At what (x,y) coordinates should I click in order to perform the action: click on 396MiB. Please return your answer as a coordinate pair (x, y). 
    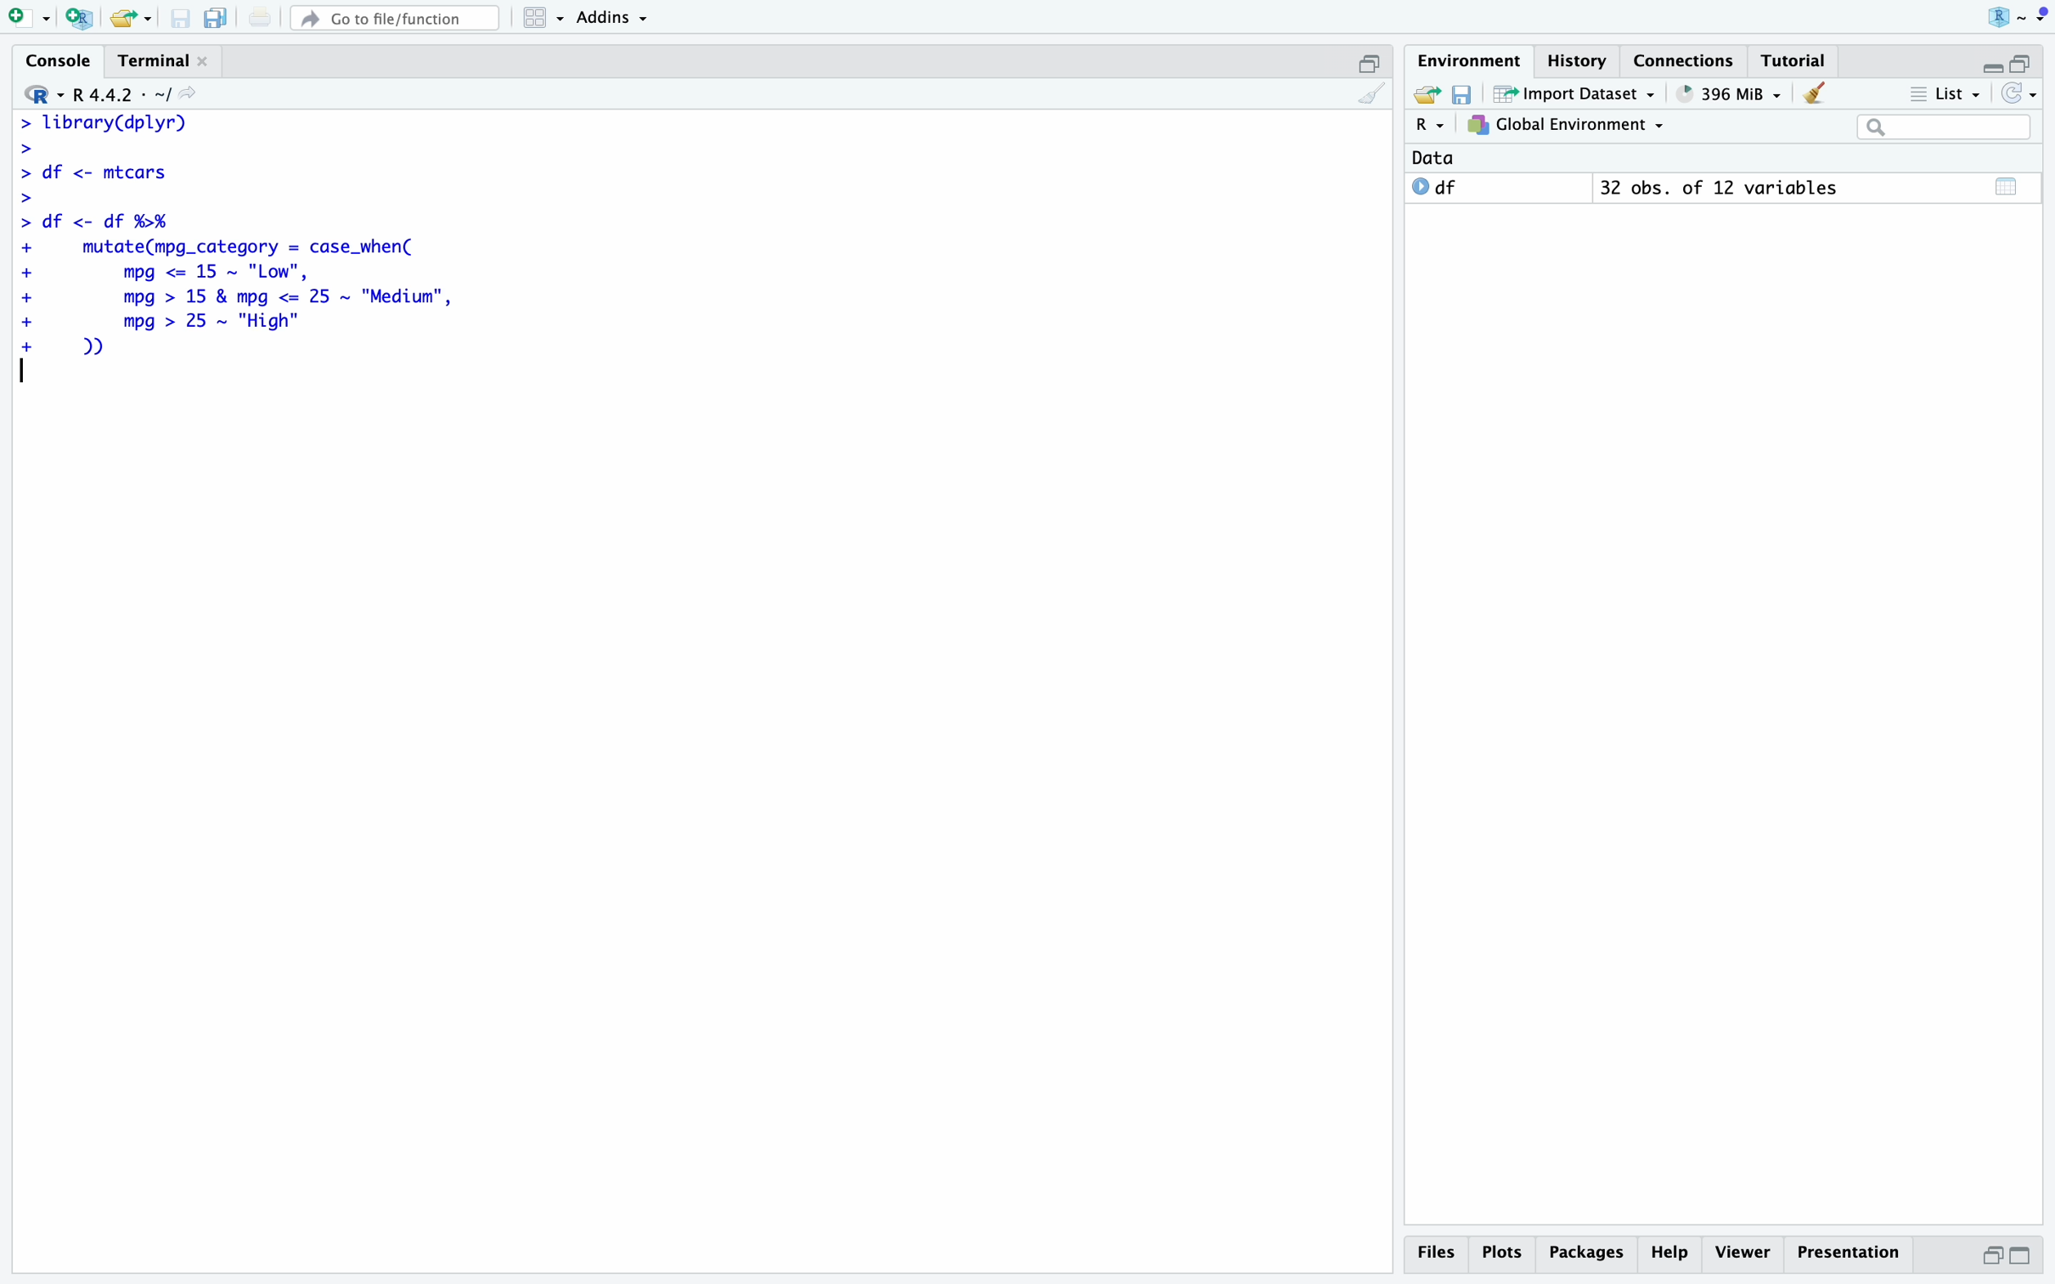
    Looking at the image, I should click on (1731, 94).